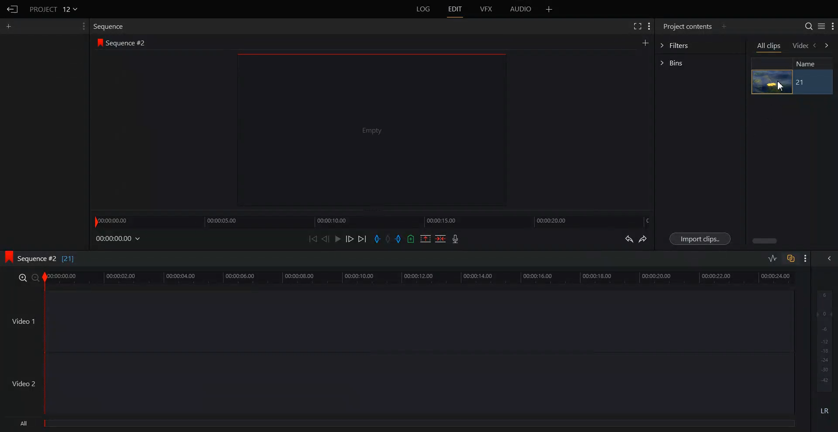  Describe the element at coordinates (8, 257) in the screenshot. I see `icon` at that location.